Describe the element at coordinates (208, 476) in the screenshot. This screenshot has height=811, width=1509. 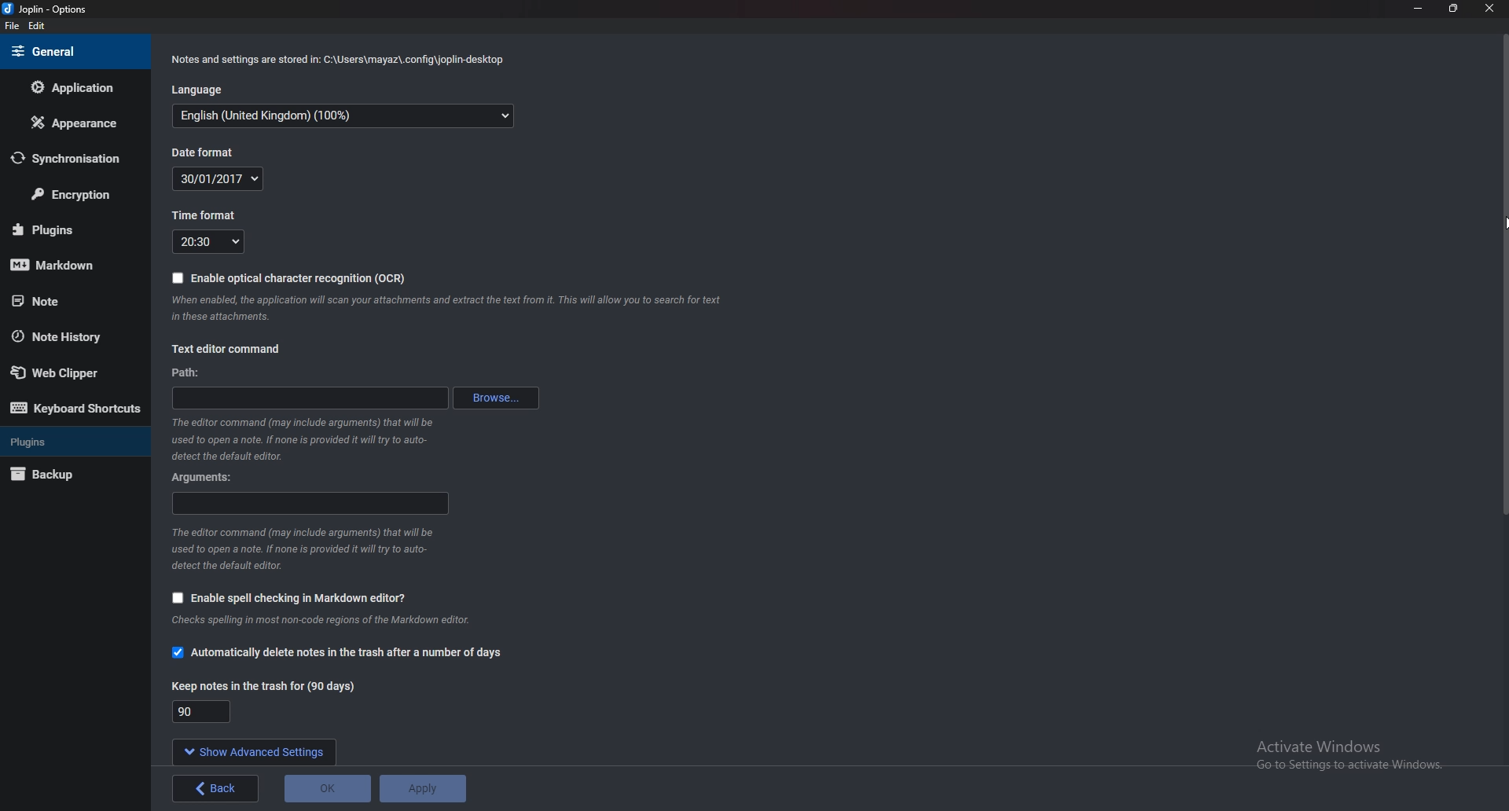
I see `Arguments` at that location.